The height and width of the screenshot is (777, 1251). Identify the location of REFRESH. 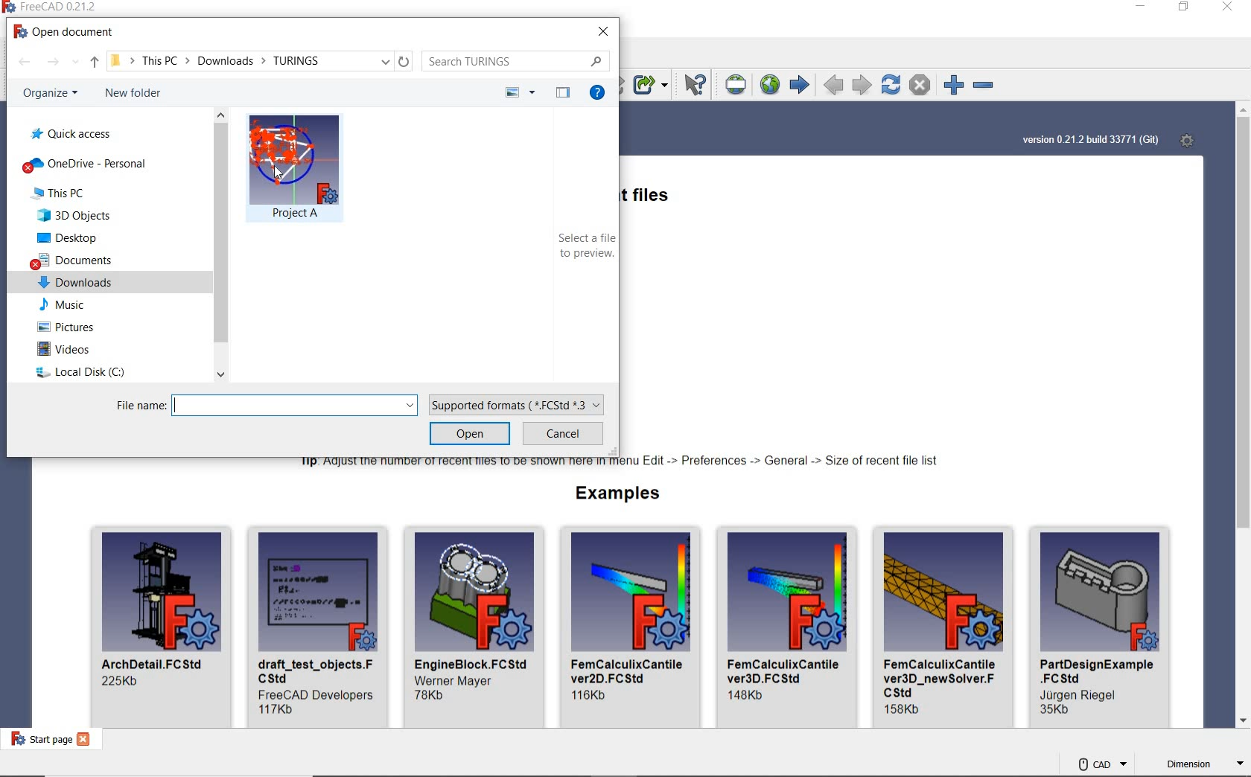
(405, 60).